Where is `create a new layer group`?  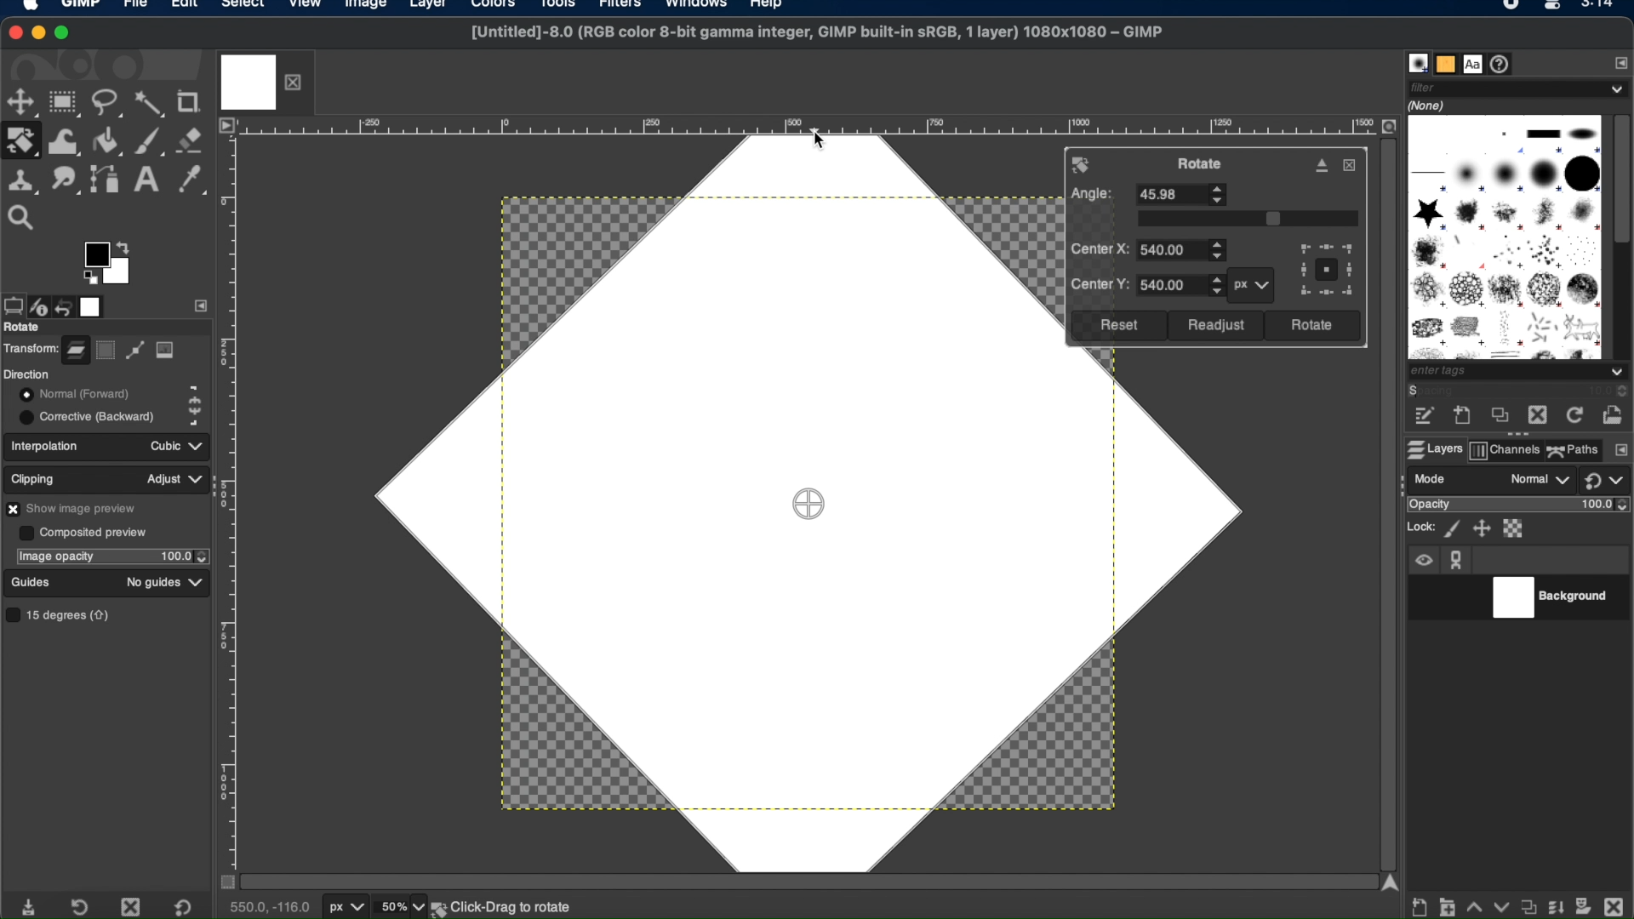
create a new layer group is located at coordinates (1448, 905).